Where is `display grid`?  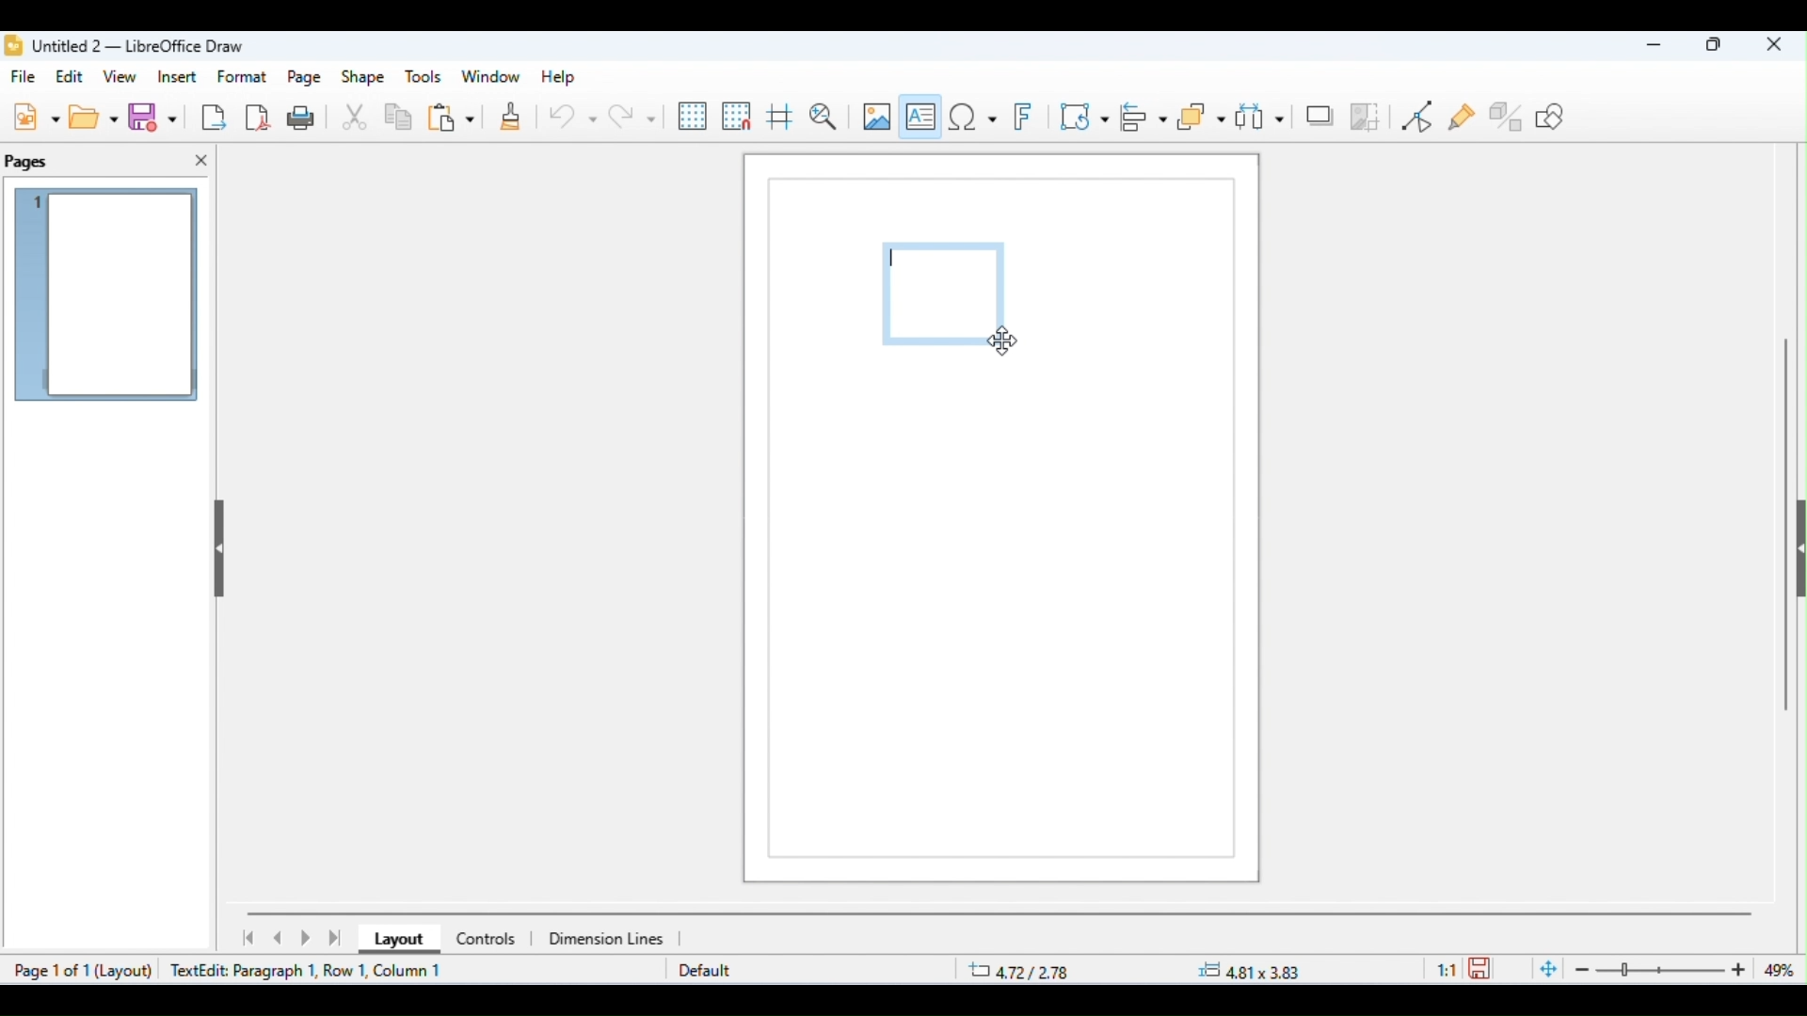 display grid is located at coordinates (694, 117).